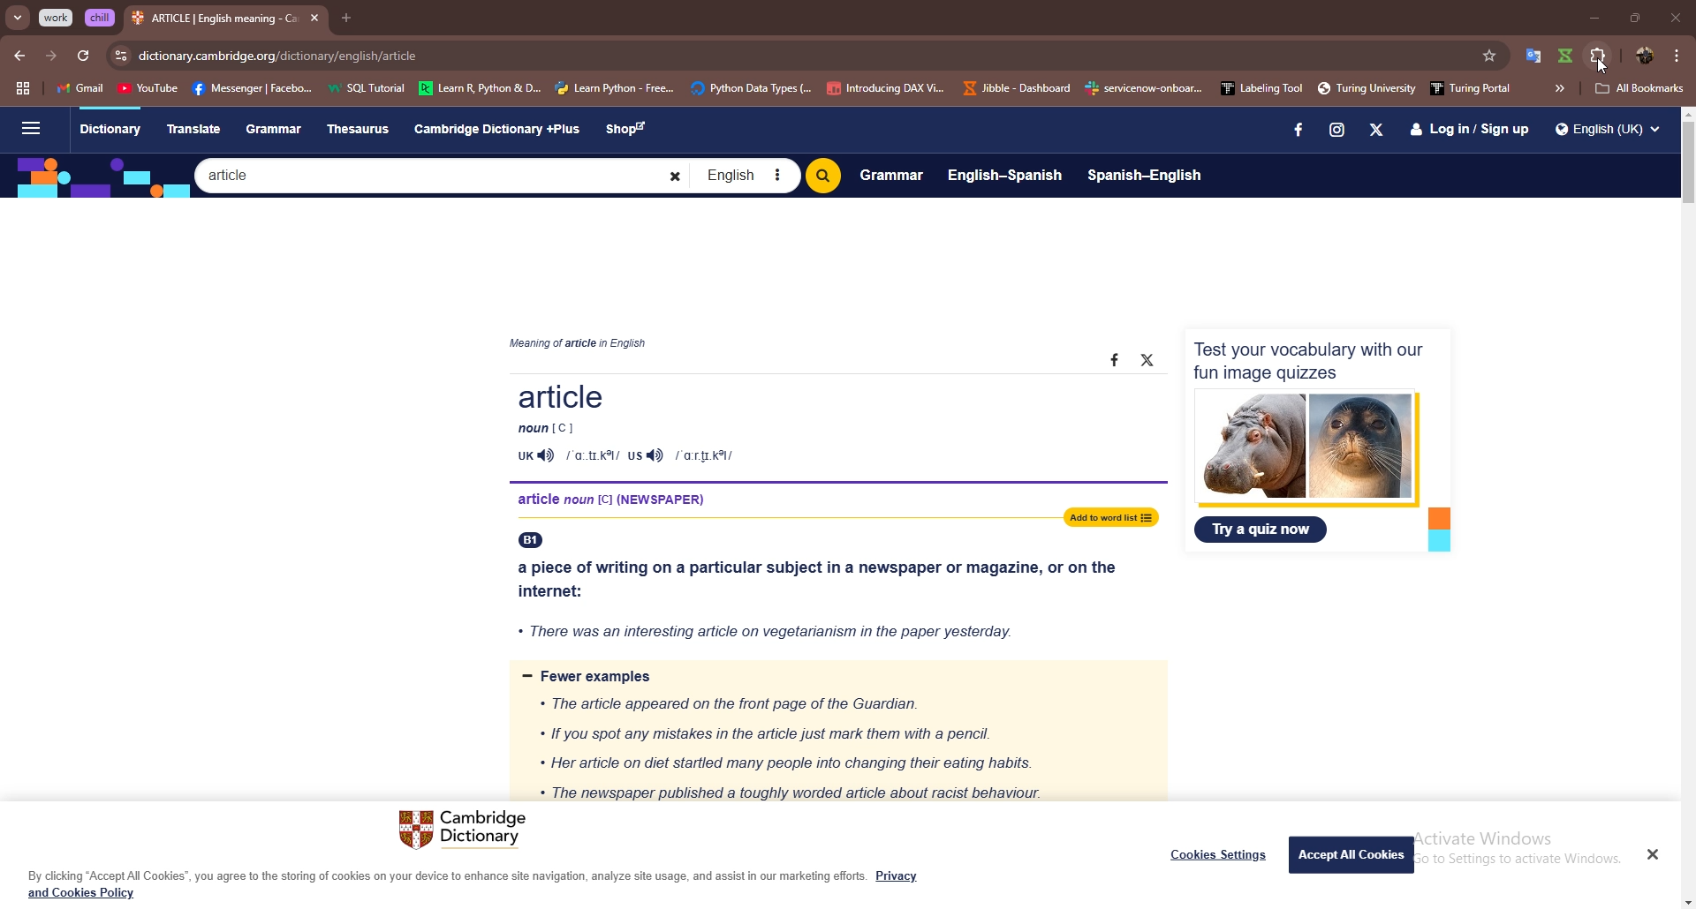 Image resolution: width=1696 pixels, height=909 pixels. Describe the element at coordinates (1005, 174) in the screenshot. I see `English-Spanish` at that location.